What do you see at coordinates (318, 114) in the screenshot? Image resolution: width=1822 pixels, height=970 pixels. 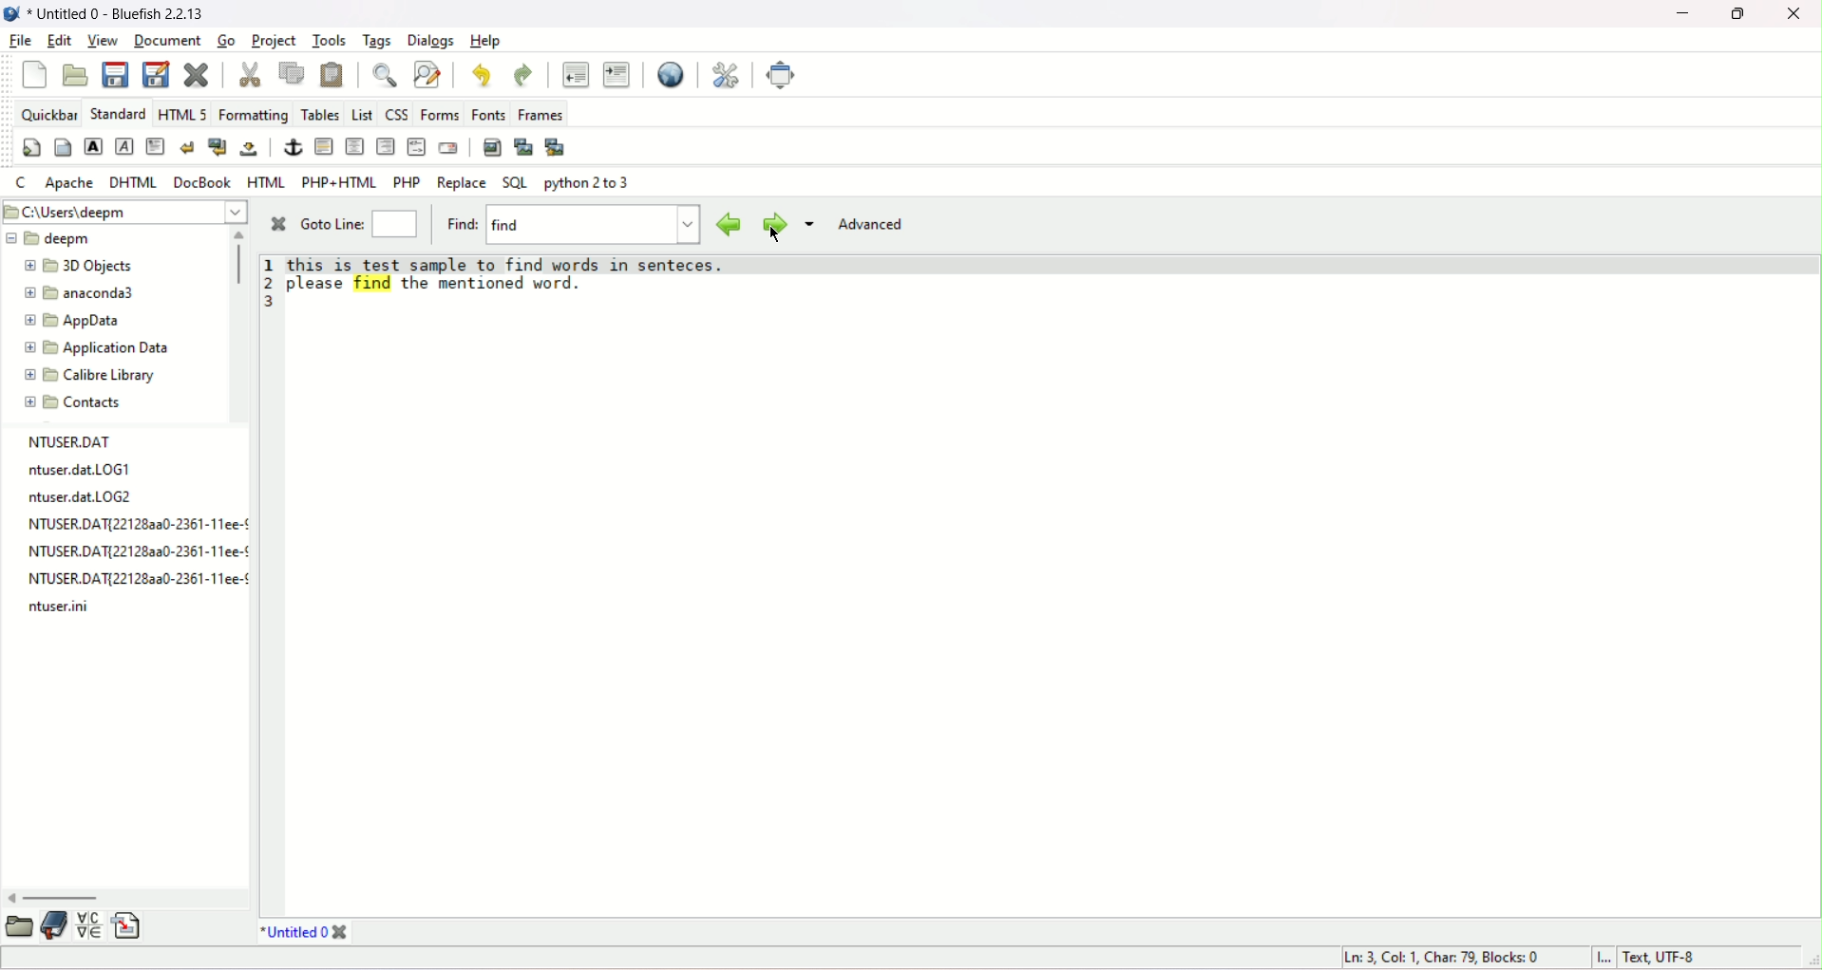 I see `tables` at bounding box center [318, 114].